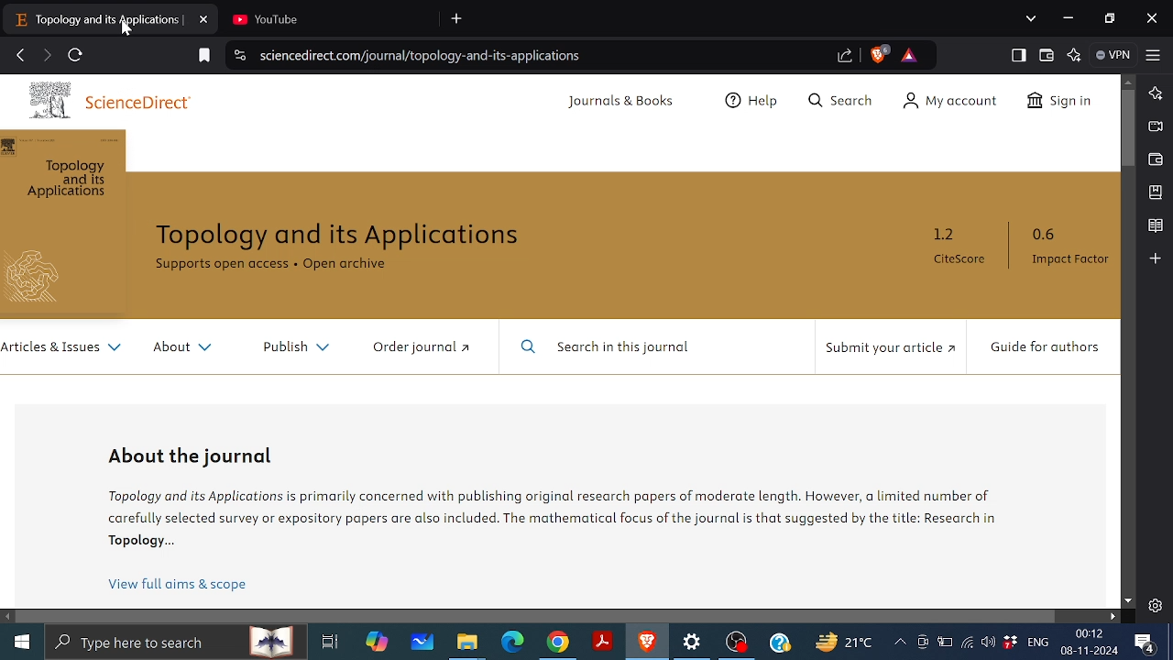 The width and height of the screenshot is (1173, 660). What do you see at coordinates (1009, 642) in the screenshot?
I see `Dropbox` at bounding box center [1009, 642].